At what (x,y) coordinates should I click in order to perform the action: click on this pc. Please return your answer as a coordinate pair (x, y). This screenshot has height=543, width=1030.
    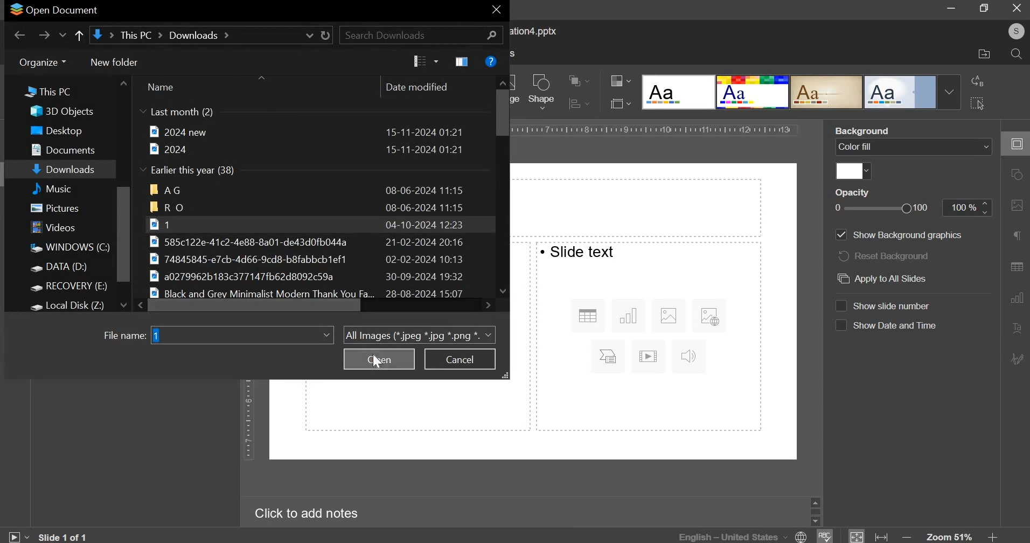
    Looking at the image, I should click on (42, 93).